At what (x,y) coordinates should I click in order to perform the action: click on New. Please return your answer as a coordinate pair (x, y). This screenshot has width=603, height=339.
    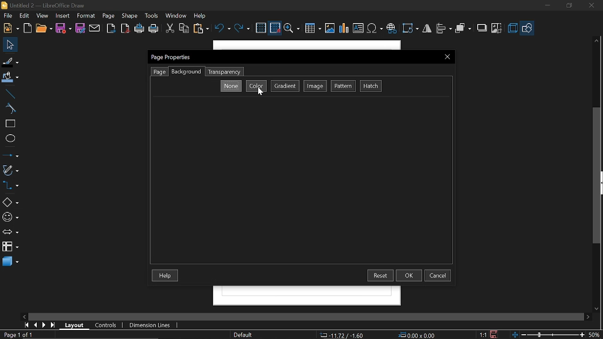
    Looking at the image, I should click on (11, 28).